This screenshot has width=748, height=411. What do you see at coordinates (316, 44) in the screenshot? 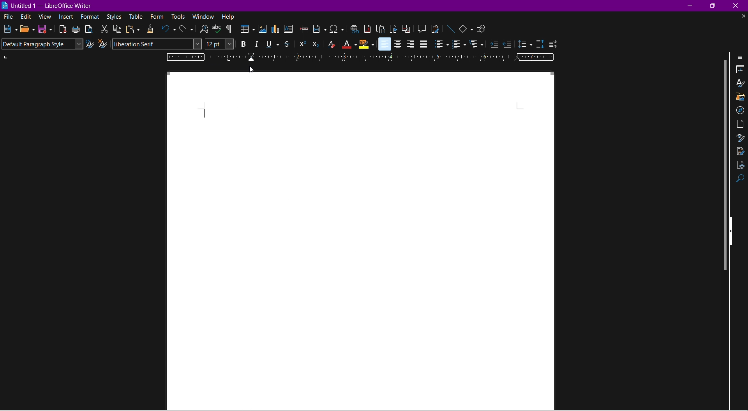
I see `Subscript` at bounding box center [316, 44].